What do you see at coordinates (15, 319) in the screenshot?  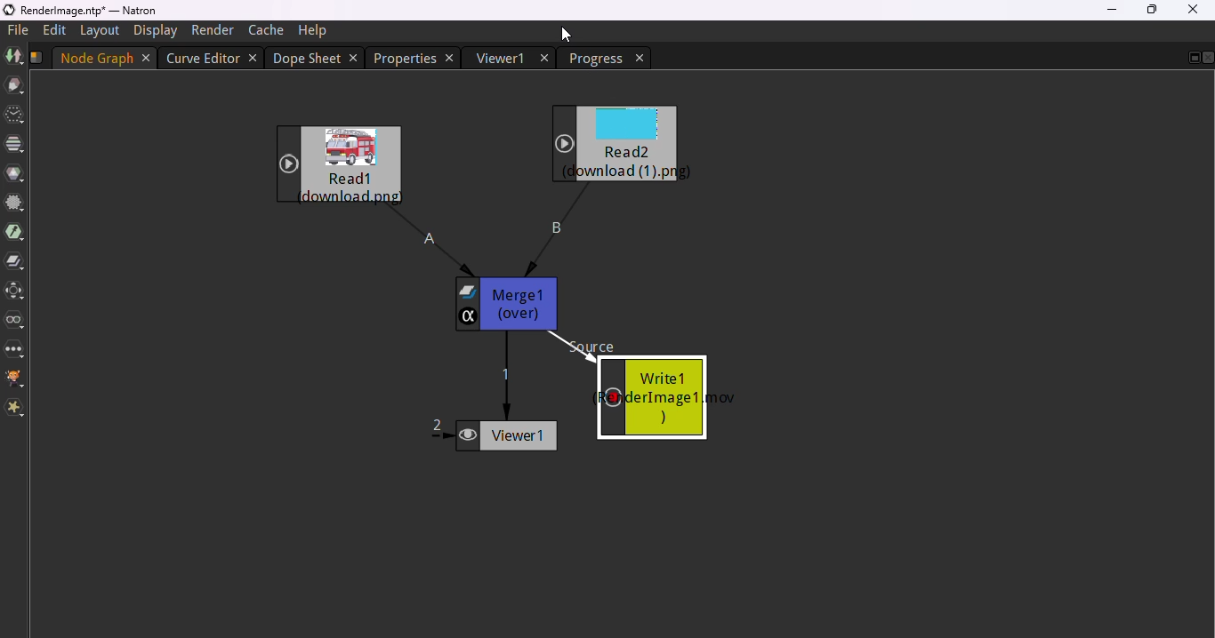 I see `views` at bounding box center [15, 319].